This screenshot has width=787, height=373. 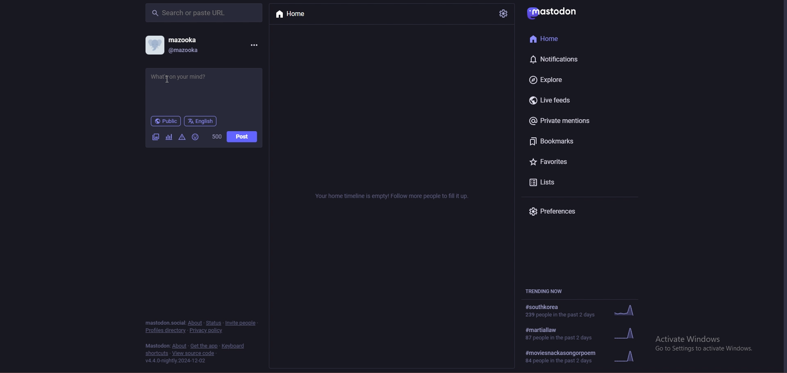 What do you see at coordinates (155, 137) in the screenshot?
I see `image` at bounding box center [155, 137].